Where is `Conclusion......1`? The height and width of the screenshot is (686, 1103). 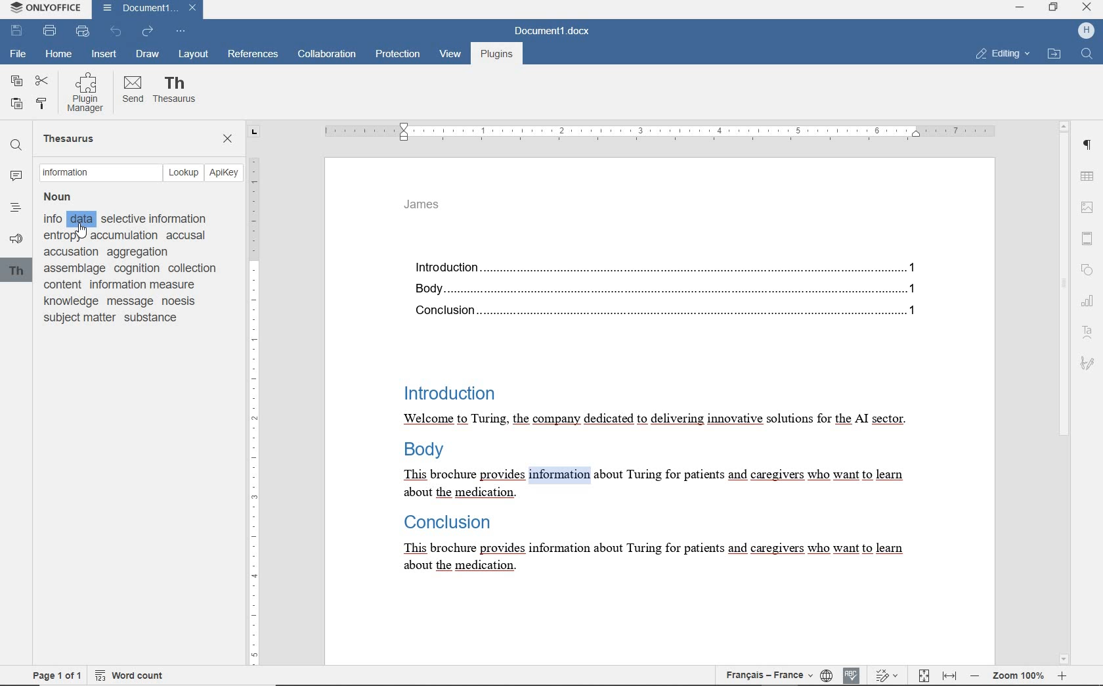 Conclusion......1 is located at coordinates (678, 311).